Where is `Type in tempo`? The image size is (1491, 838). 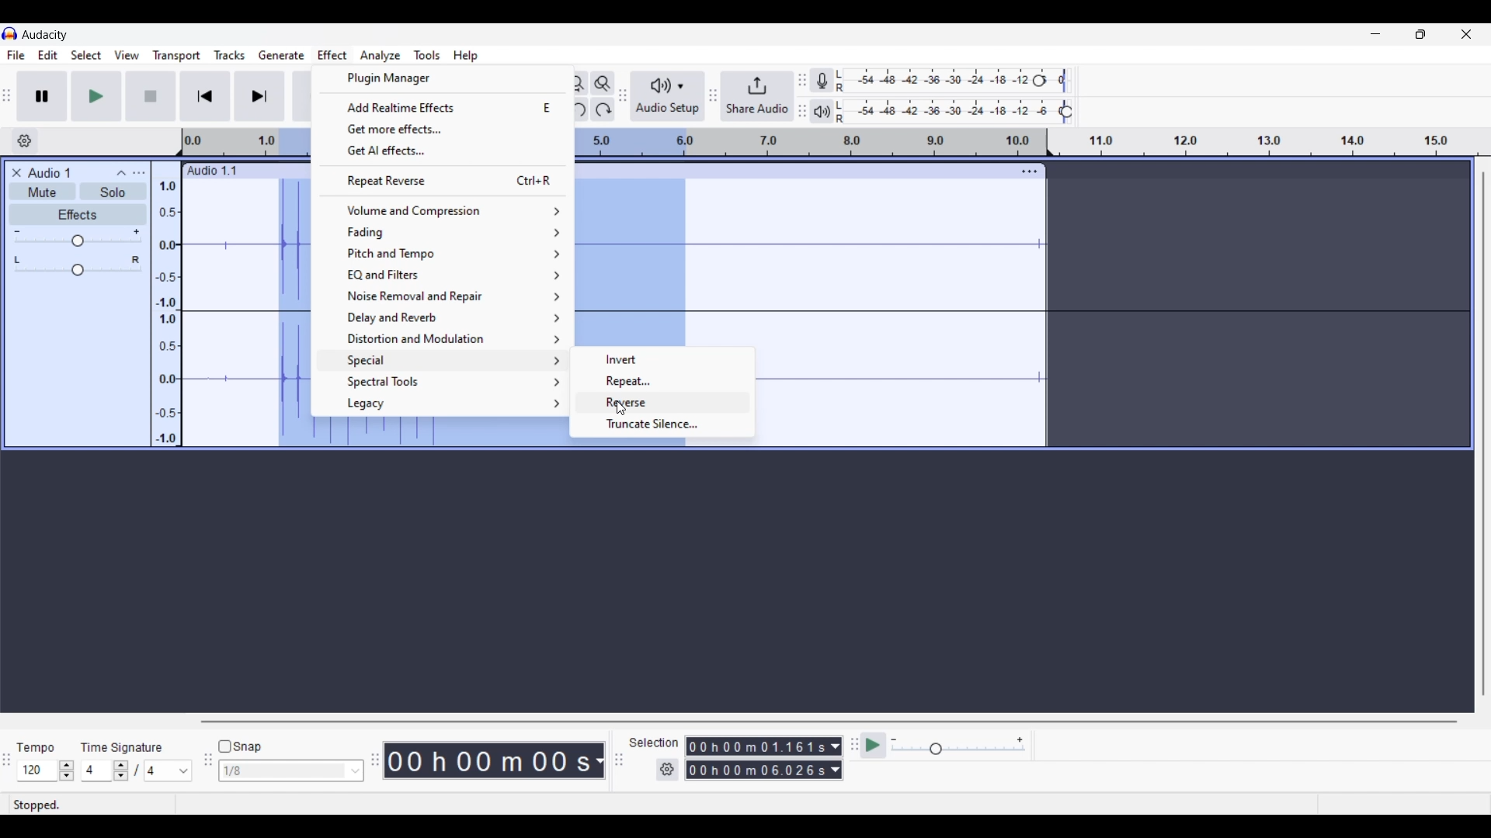 Type in tempo is located at coordinates (38, 770).